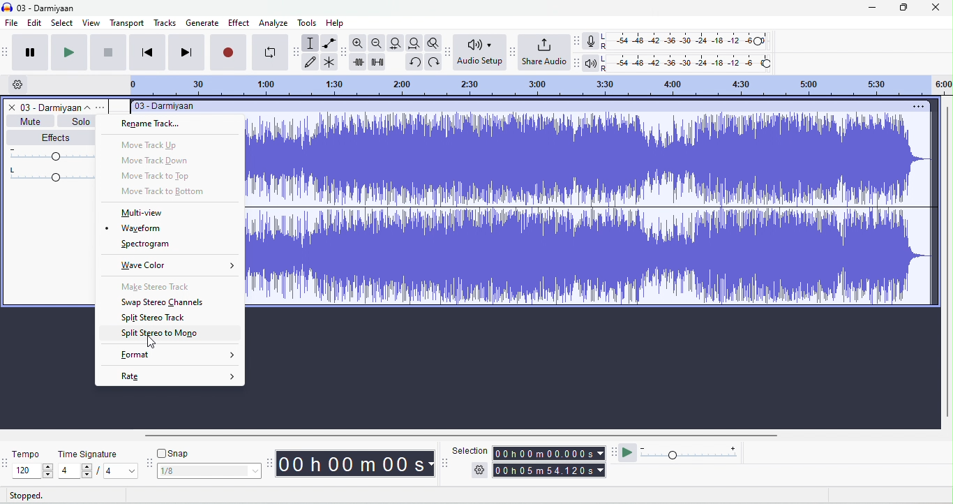  I want to click on audio set up tool bar, so click(448, 51).